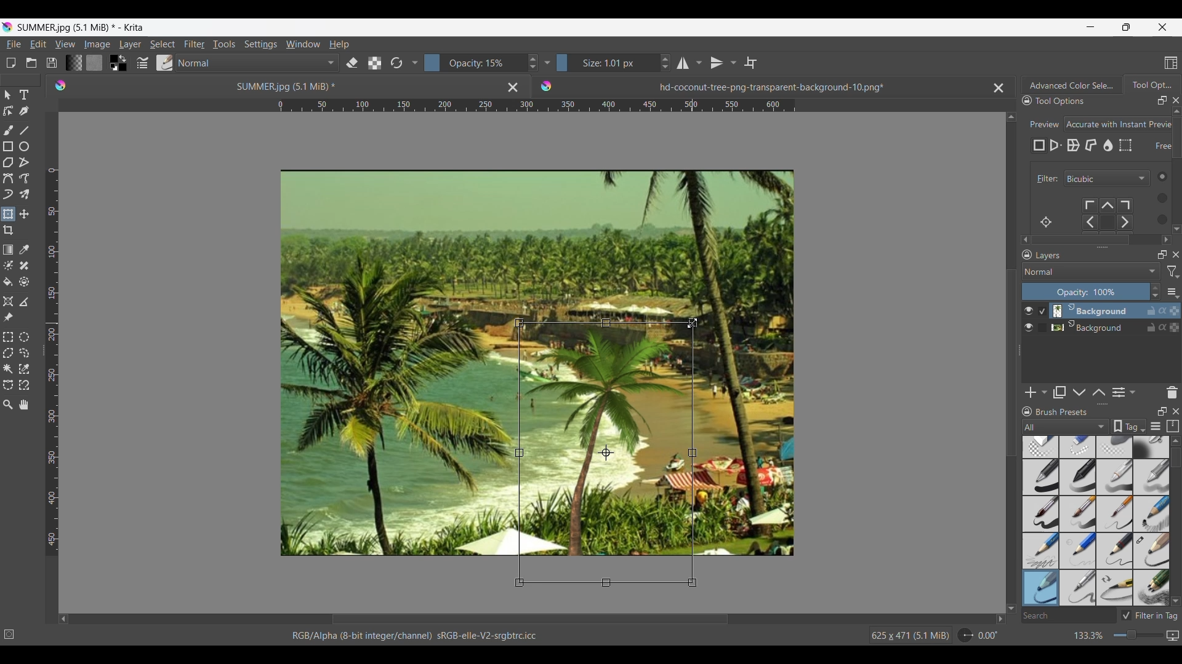  What do you see at coordinates (1125, 145) in the screenshot?
I see `Mesh` at bounding box center [1125, 145].